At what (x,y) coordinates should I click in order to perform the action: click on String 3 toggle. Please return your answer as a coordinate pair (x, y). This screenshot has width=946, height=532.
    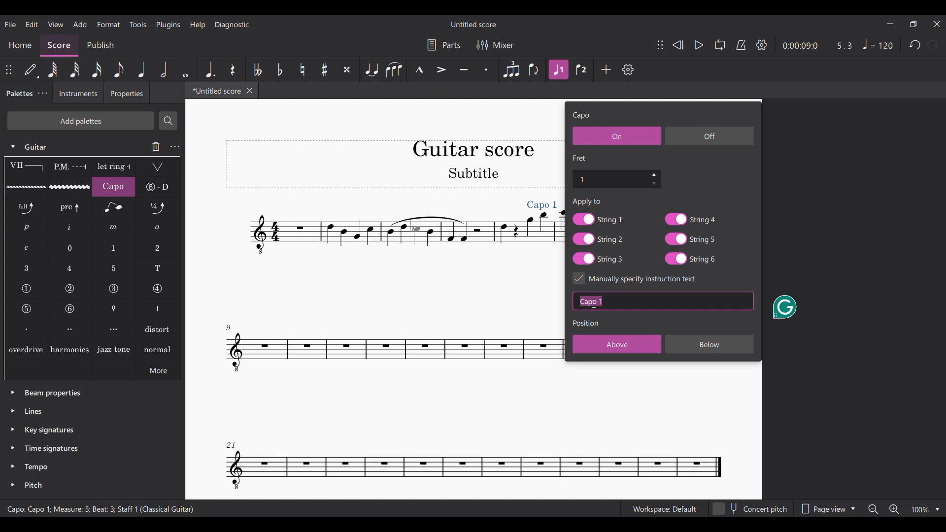
    Looking at the image, I should click on (598, 259).